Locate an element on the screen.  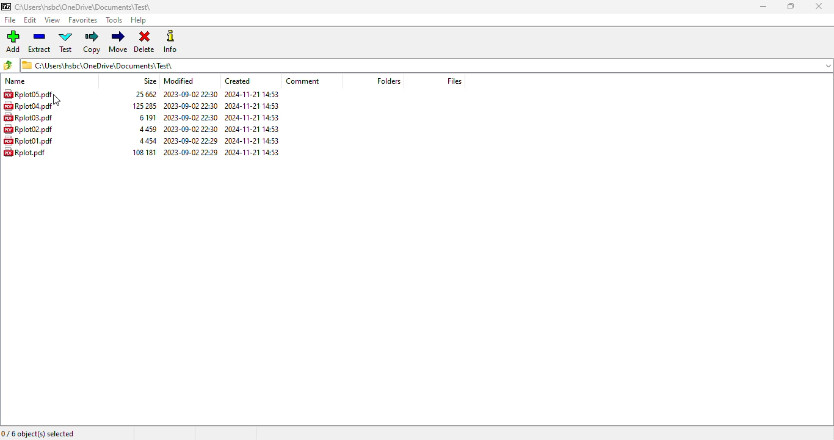
add is located at coordinates (13, 41).